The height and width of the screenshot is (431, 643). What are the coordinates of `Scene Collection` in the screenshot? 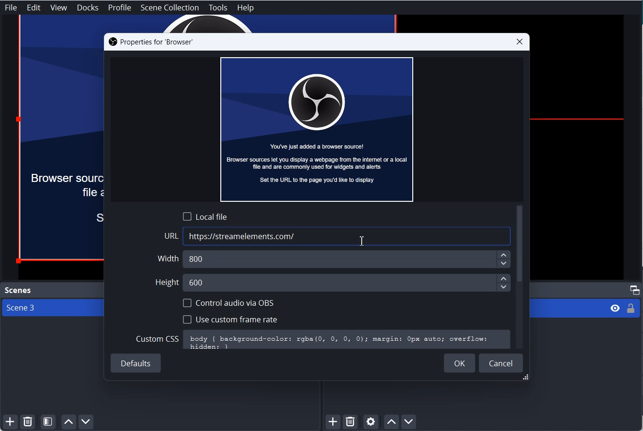 It's located at (170, 8).